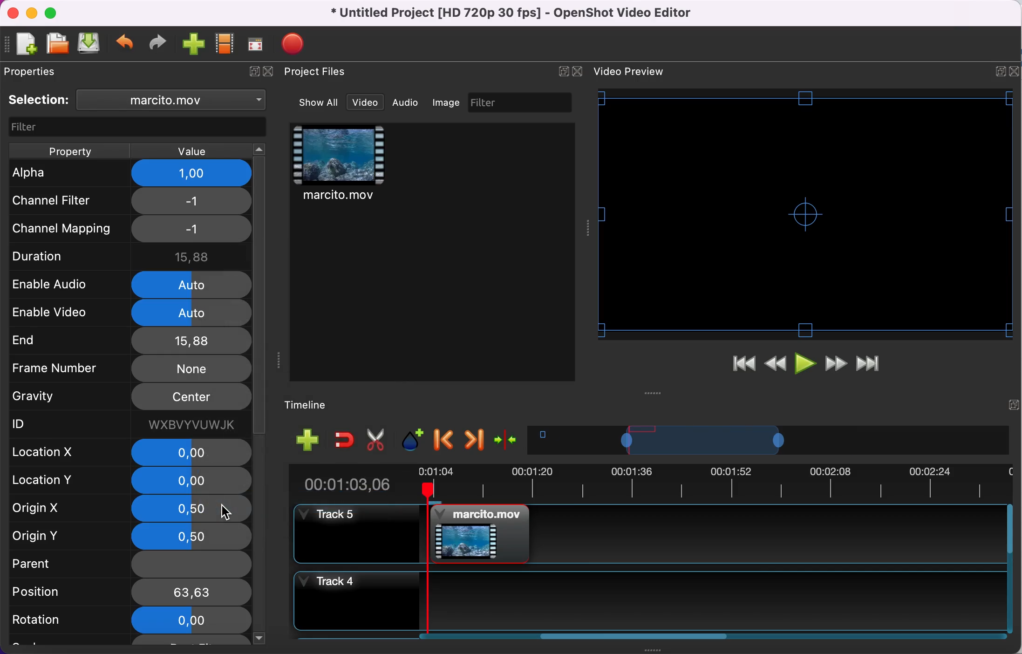 The width and height of the screenshot is (1022, 654). Describe the element at coordinates (776, 367) in the screenshot. I see `rewind` at that location.